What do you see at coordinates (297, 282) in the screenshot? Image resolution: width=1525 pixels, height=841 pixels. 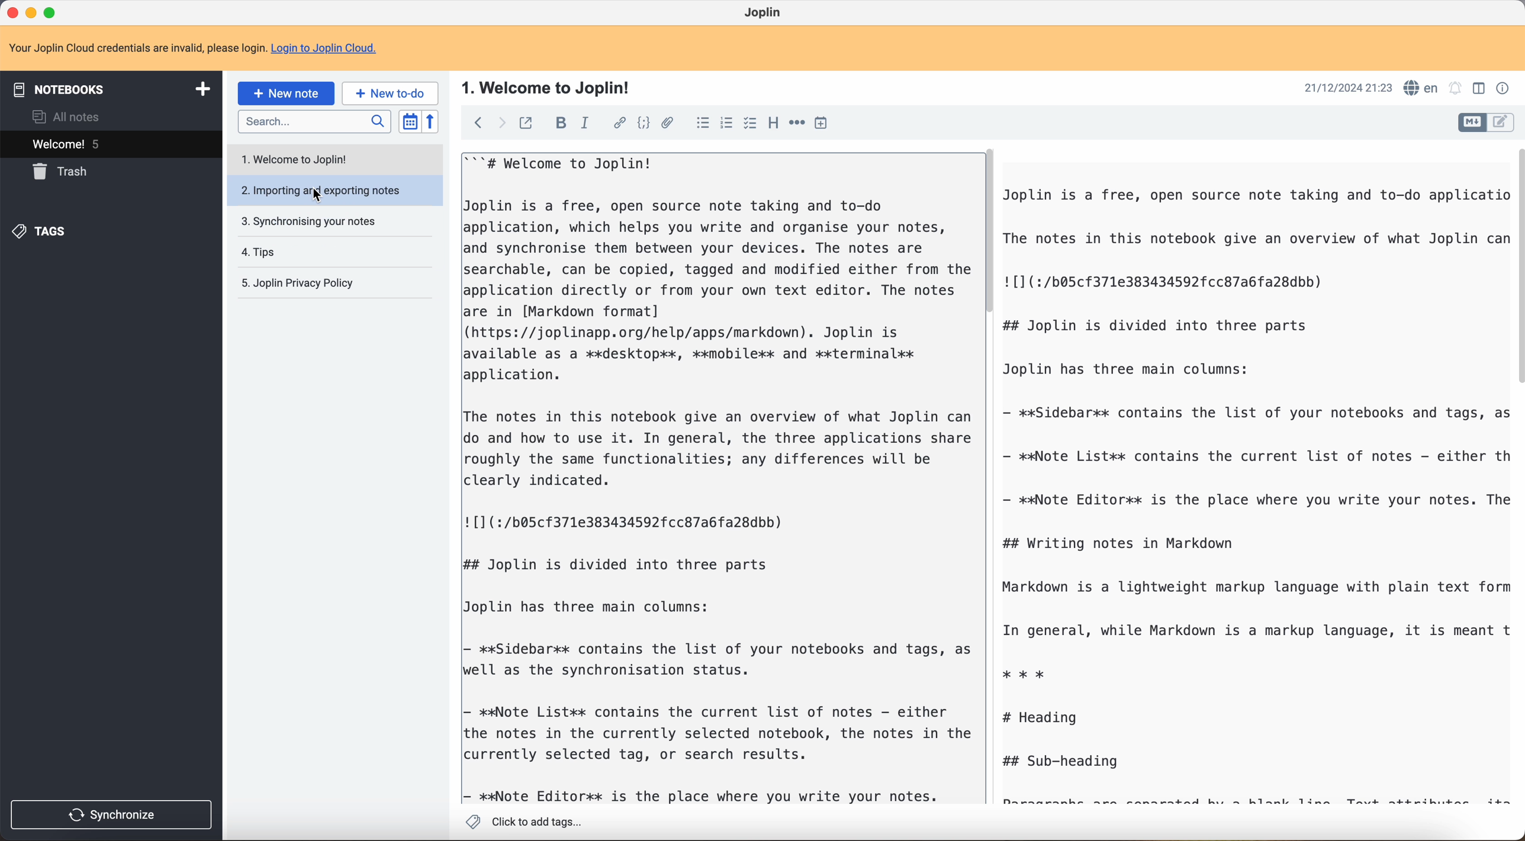 I see `Joplin privacy policy` at bounding box center [297, 282].